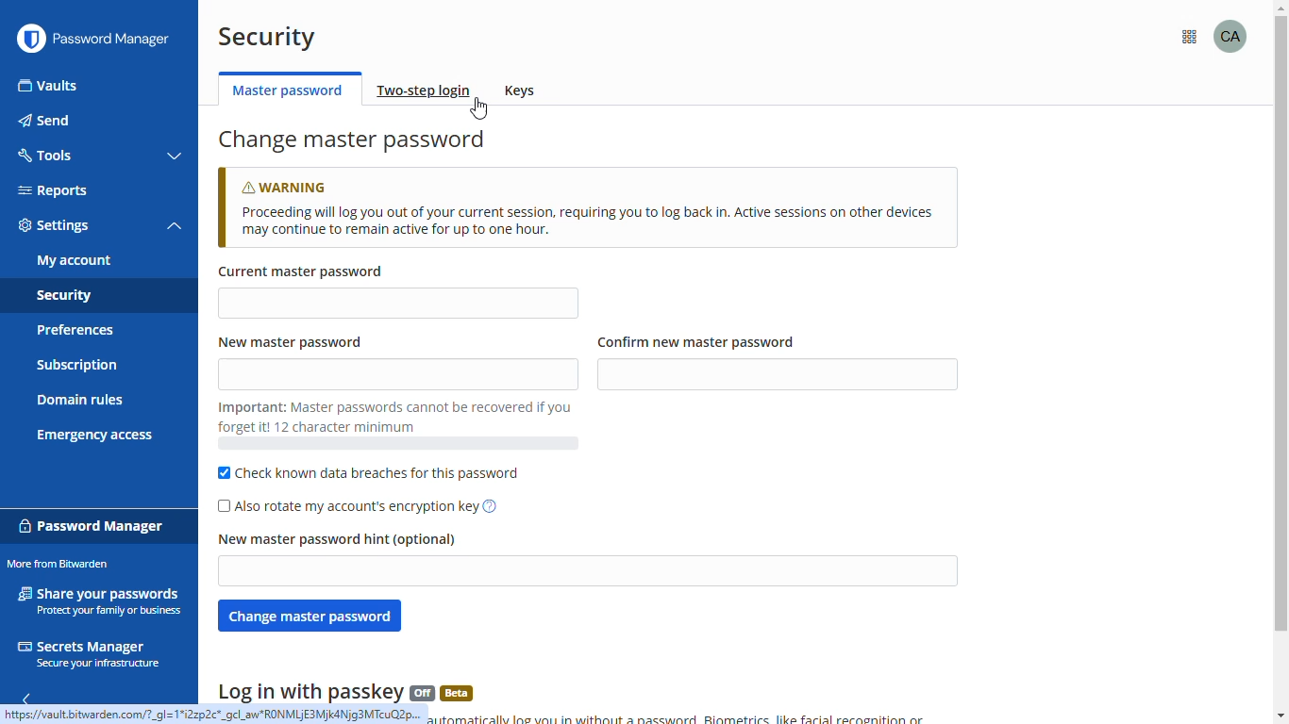  Describe the element at coordinates (57, 564) in the screenshot. I see `more from bitwarden` at that location.